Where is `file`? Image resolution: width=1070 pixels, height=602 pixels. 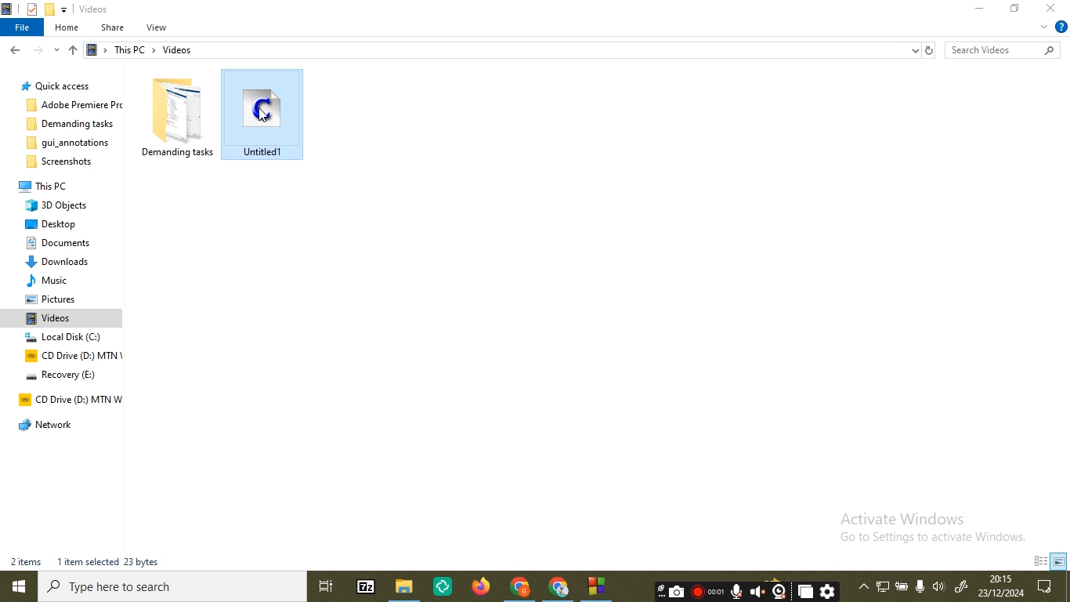
file is located at coordinates (23, 27).